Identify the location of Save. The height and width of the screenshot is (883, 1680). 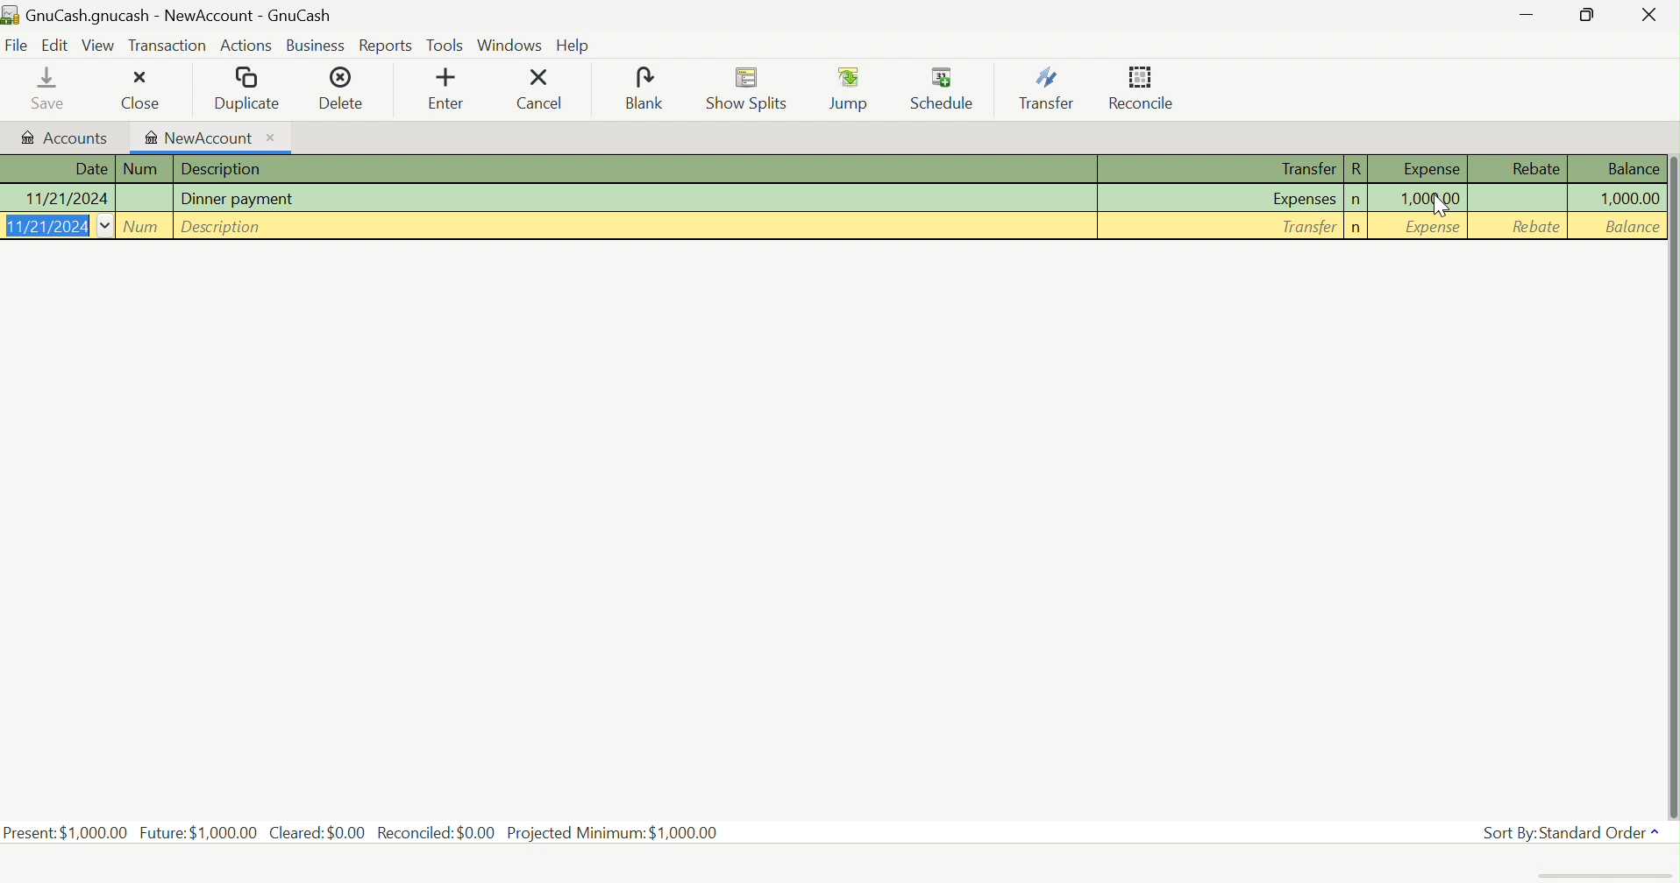
(35, 88).